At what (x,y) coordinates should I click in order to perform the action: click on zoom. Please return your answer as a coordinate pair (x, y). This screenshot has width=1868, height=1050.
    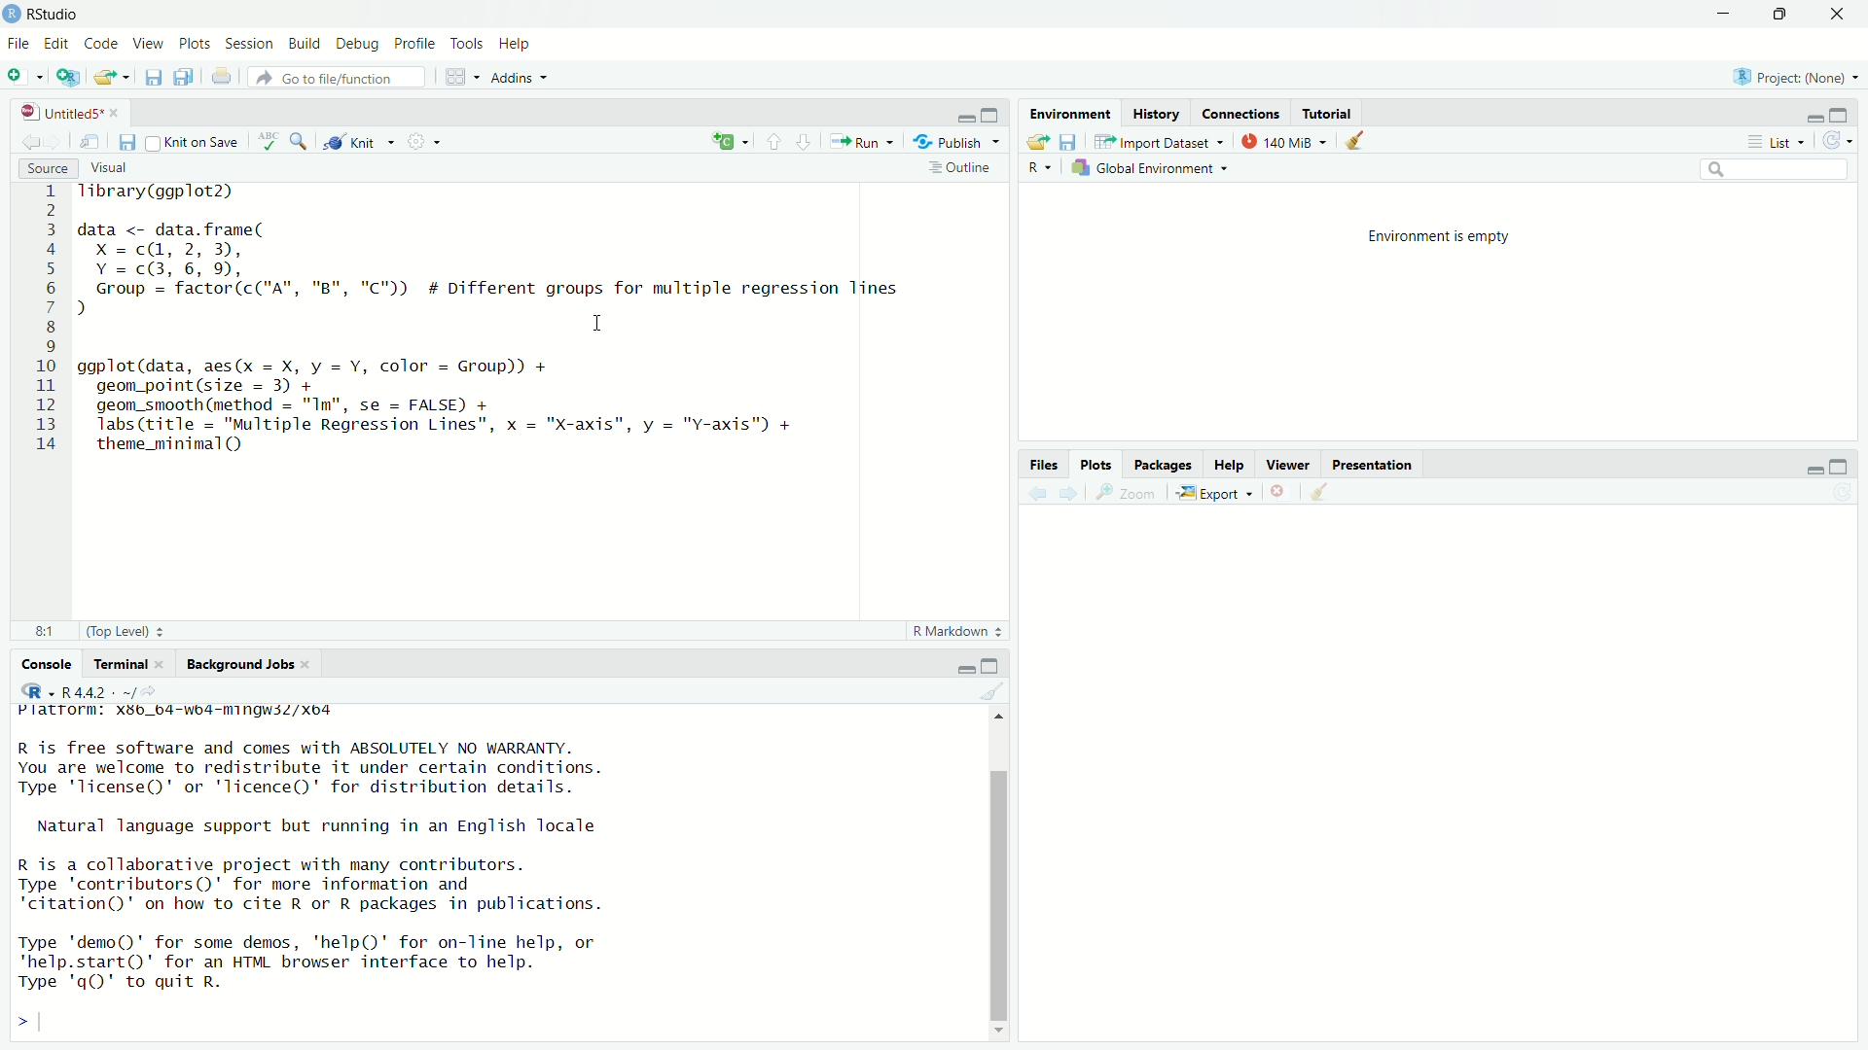
    Looking at the image, I should click on (1126, 496).